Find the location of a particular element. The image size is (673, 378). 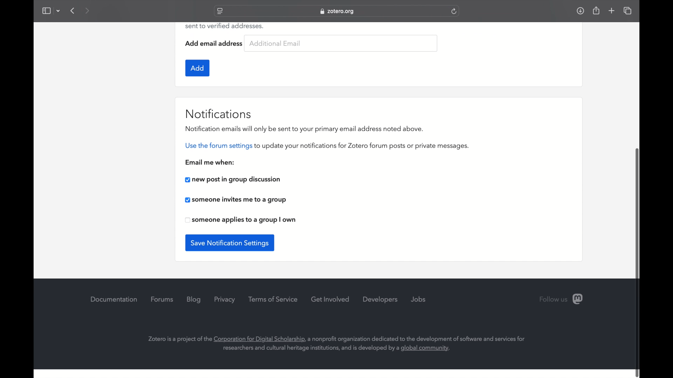

checkbox is located at coordinates (240, 220).